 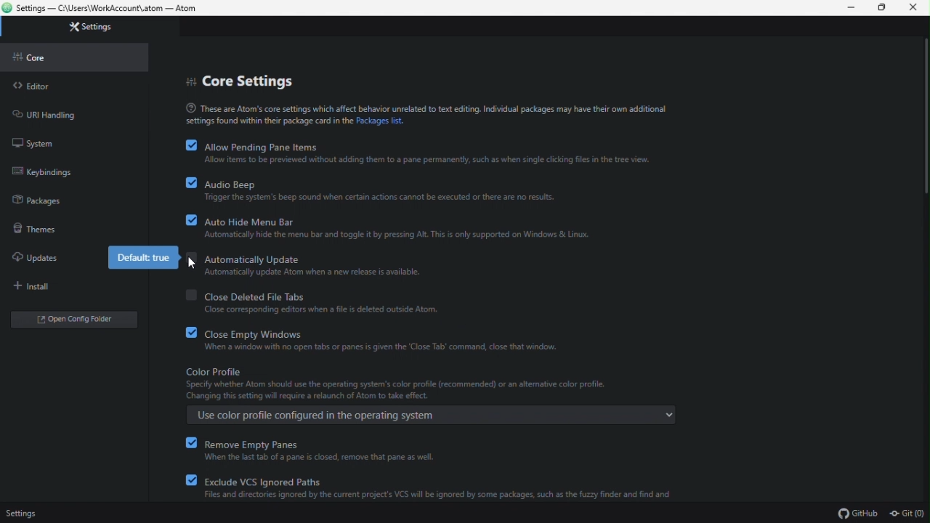 I want to click on Git (0), so click(x=906, y=514).